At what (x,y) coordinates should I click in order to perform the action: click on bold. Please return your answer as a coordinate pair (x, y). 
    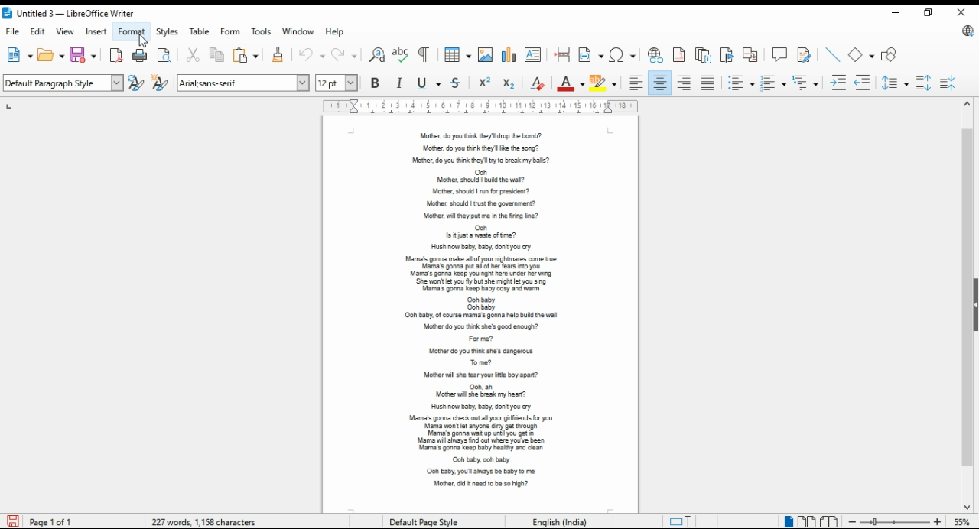
    Looking at the image, I should click on (377, 83).